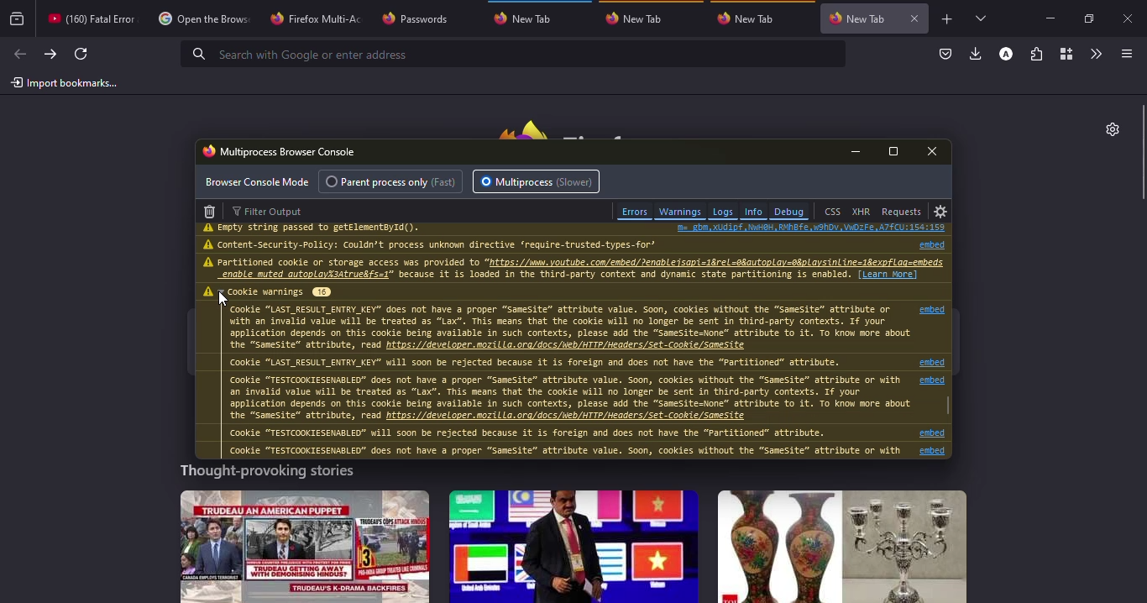 This screenshot has height=603, width=1147. I want to click on multiprocess, so click(538, 181).